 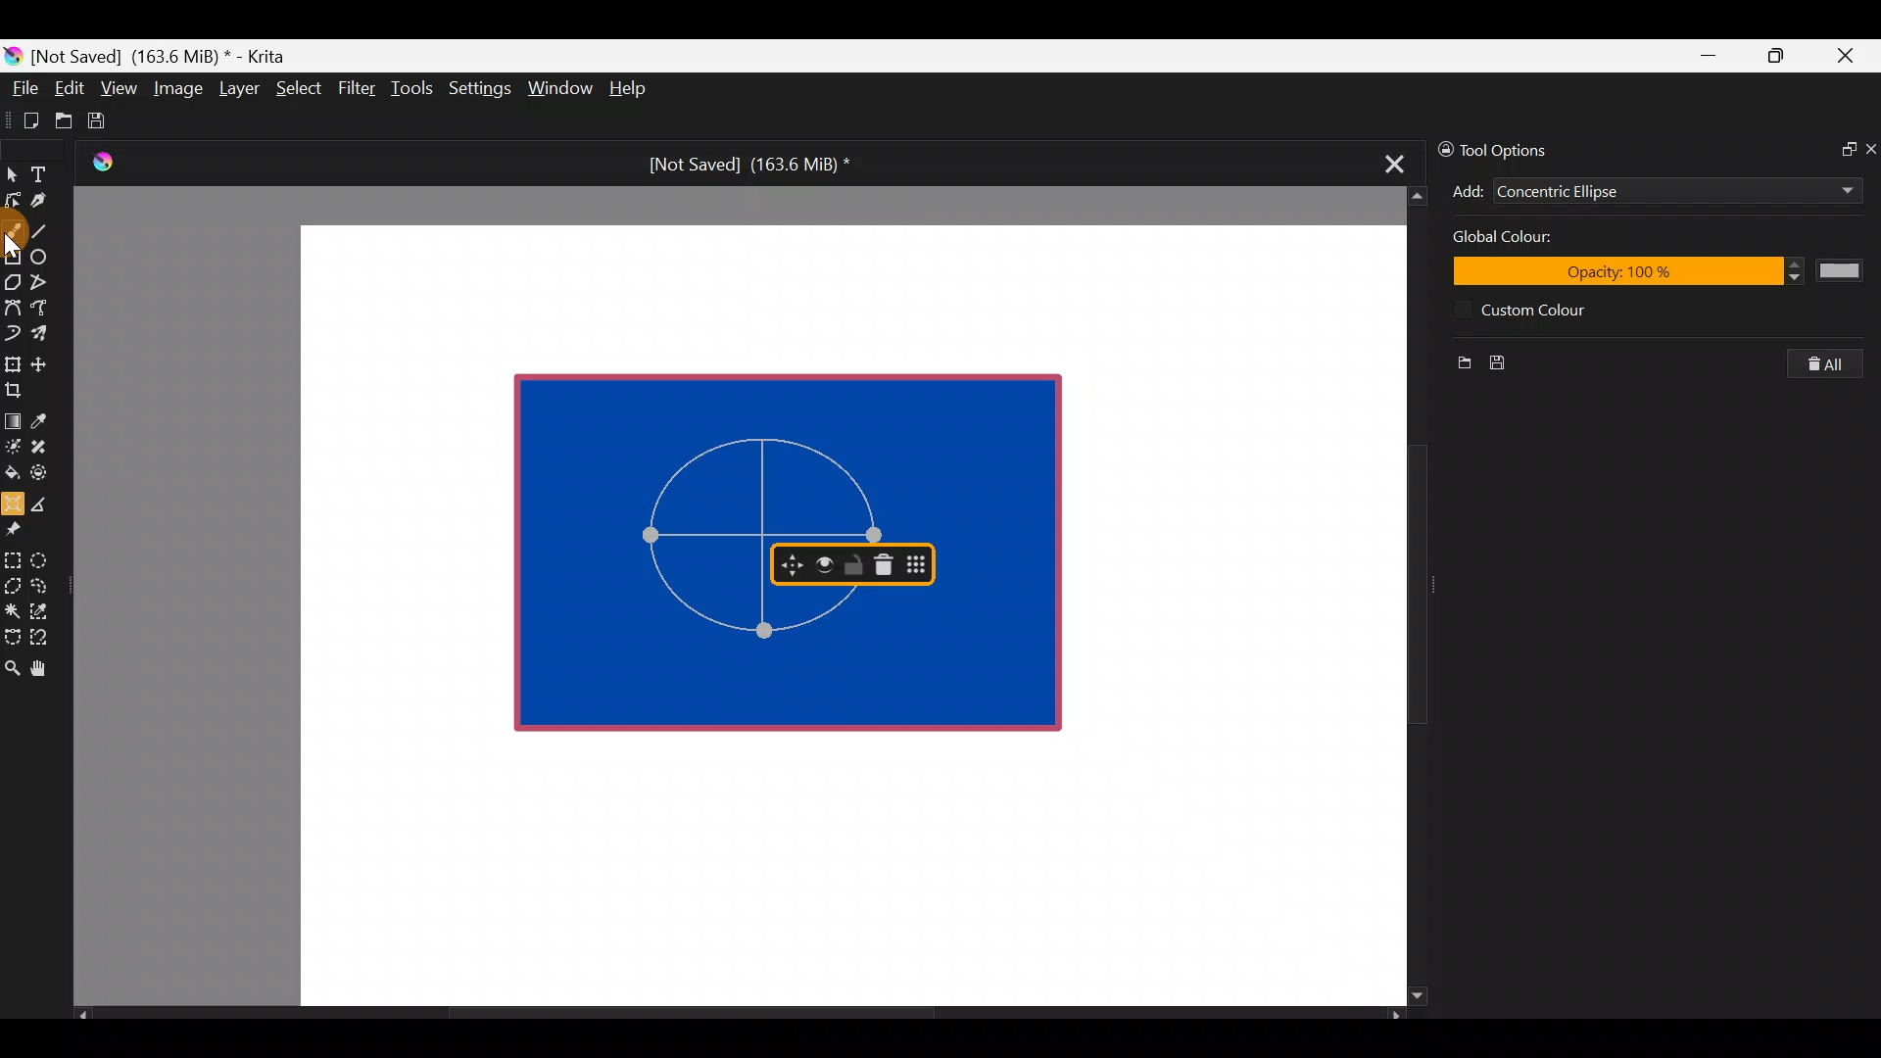 I want to click on Freehand brush tool, so click(x=13, y=223).